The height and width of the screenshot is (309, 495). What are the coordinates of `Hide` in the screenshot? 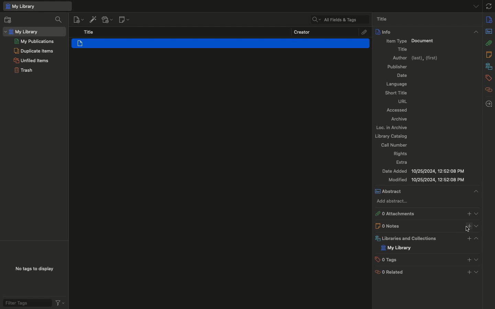 It's located at (475, 238).